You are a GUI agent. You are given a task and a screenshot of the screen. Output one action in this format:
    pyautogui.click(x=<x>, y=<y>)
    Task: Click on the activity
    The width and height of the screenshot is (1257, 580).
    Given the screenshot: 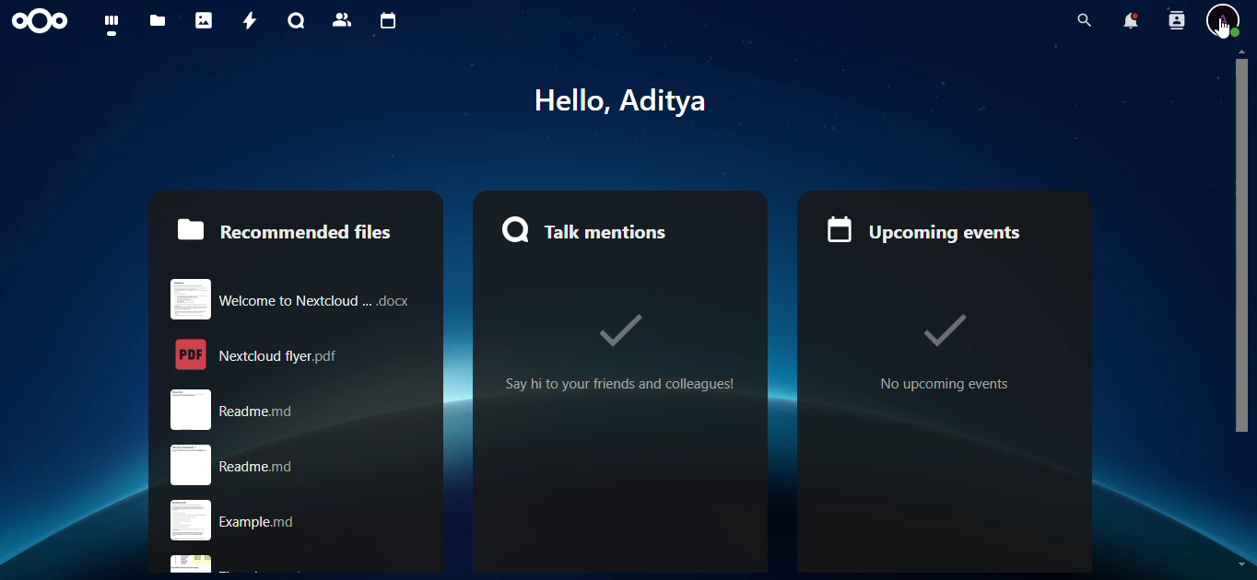 What is the action you would take?
    pyautogui.click(x=245, y=20)
    